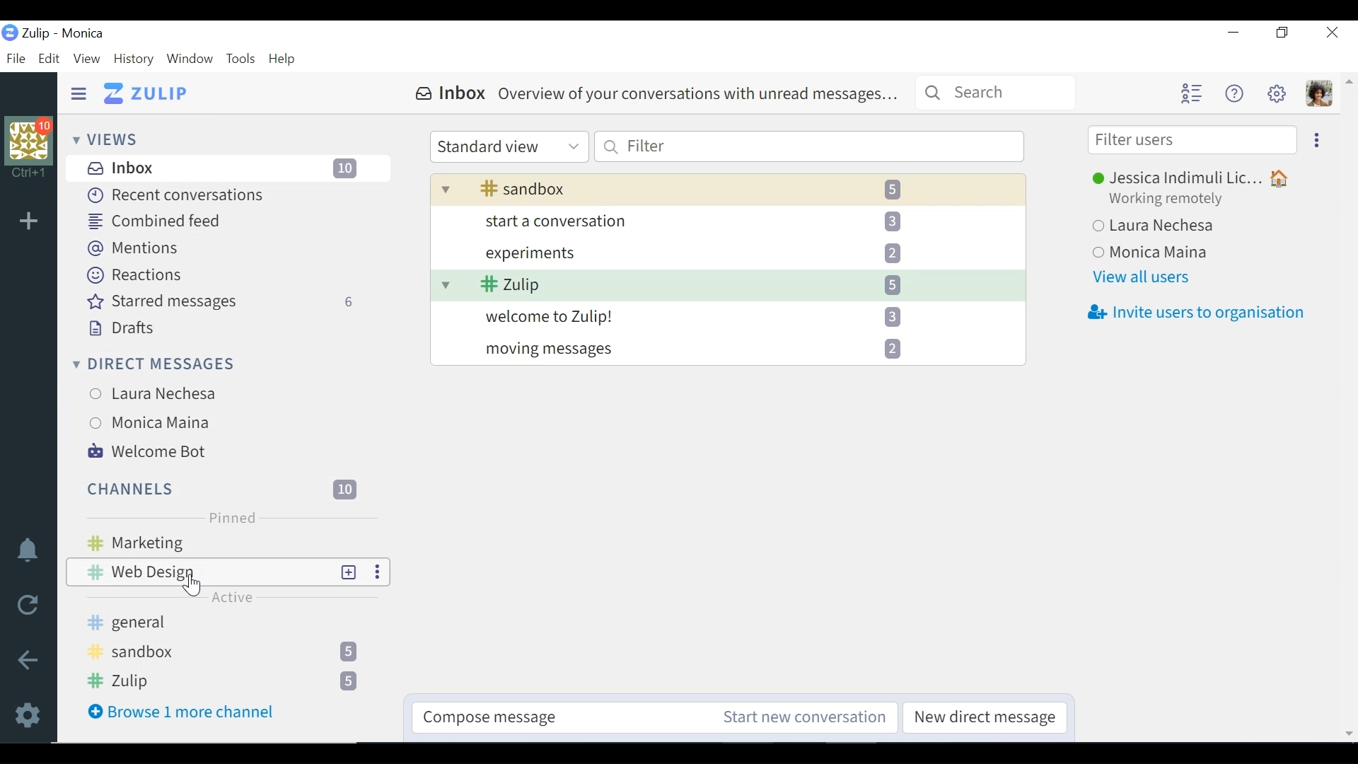  What do you see at coordinates (199, 572) in the screenshot?
I see `web design Channel` at bounding box center [199, 572].